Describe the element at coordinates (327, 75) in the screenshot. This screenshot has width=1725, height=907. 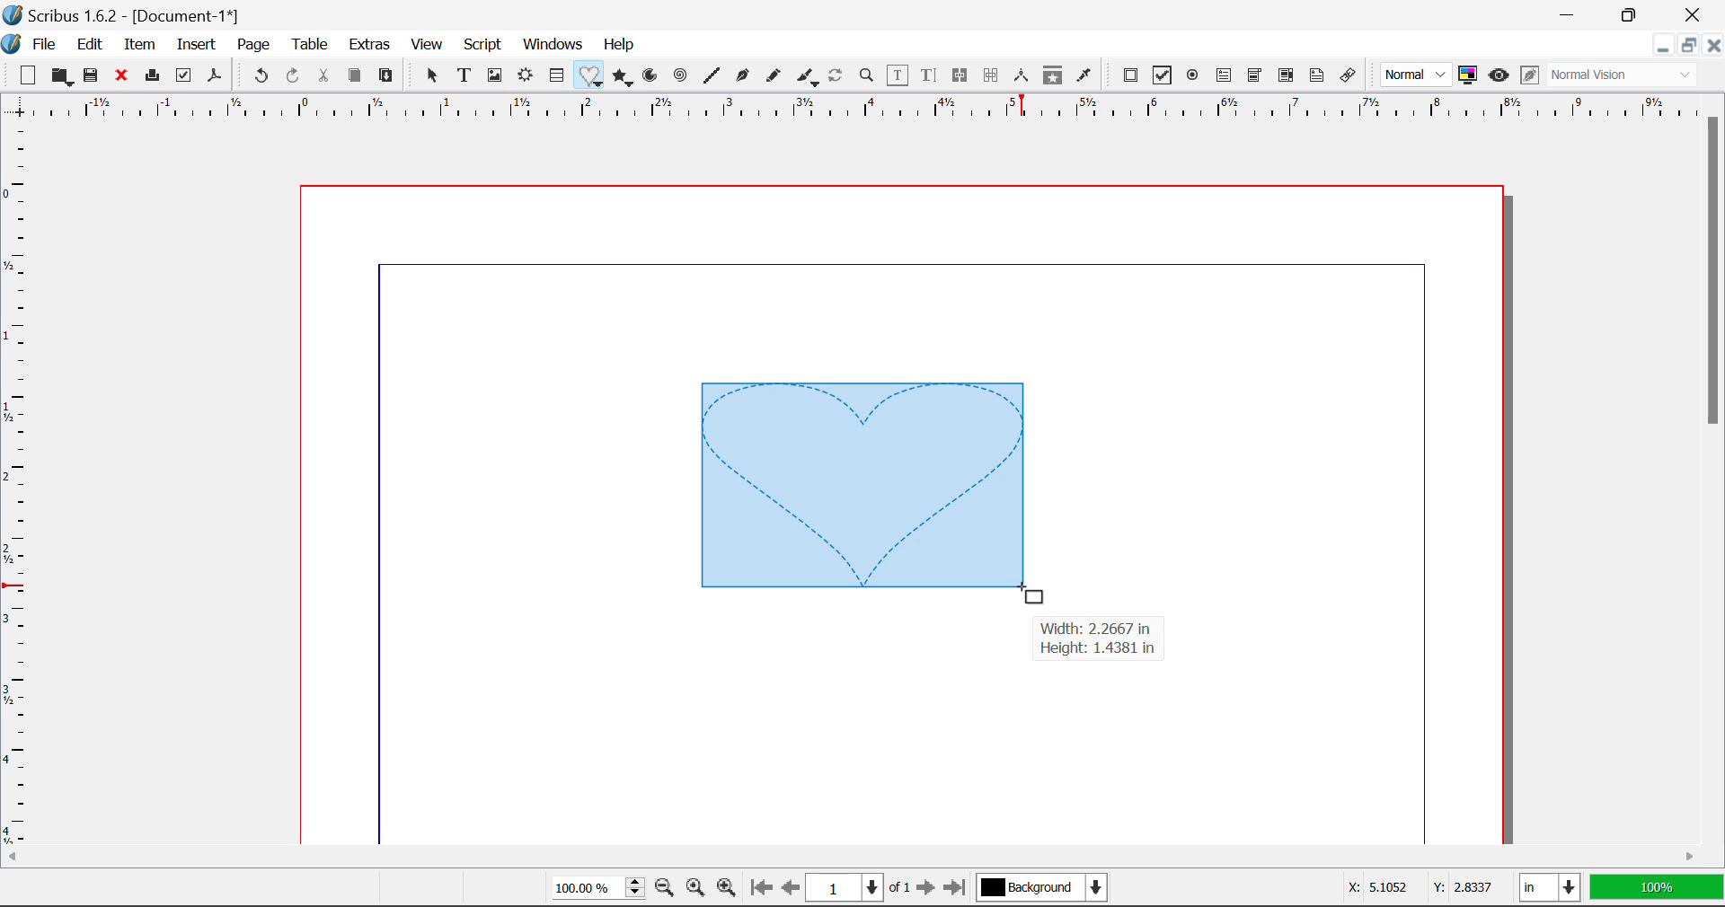
I see `Cut` at that location.